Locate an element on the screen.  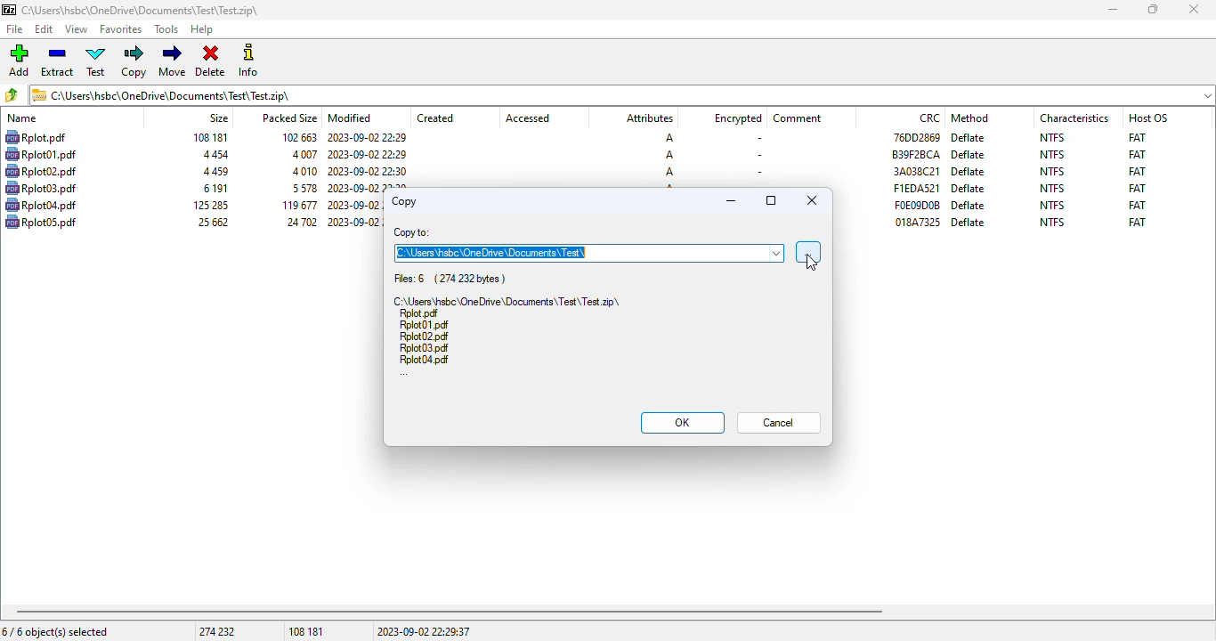
files: 6 (274 232 bytes) is located at coordinates (451, 279).